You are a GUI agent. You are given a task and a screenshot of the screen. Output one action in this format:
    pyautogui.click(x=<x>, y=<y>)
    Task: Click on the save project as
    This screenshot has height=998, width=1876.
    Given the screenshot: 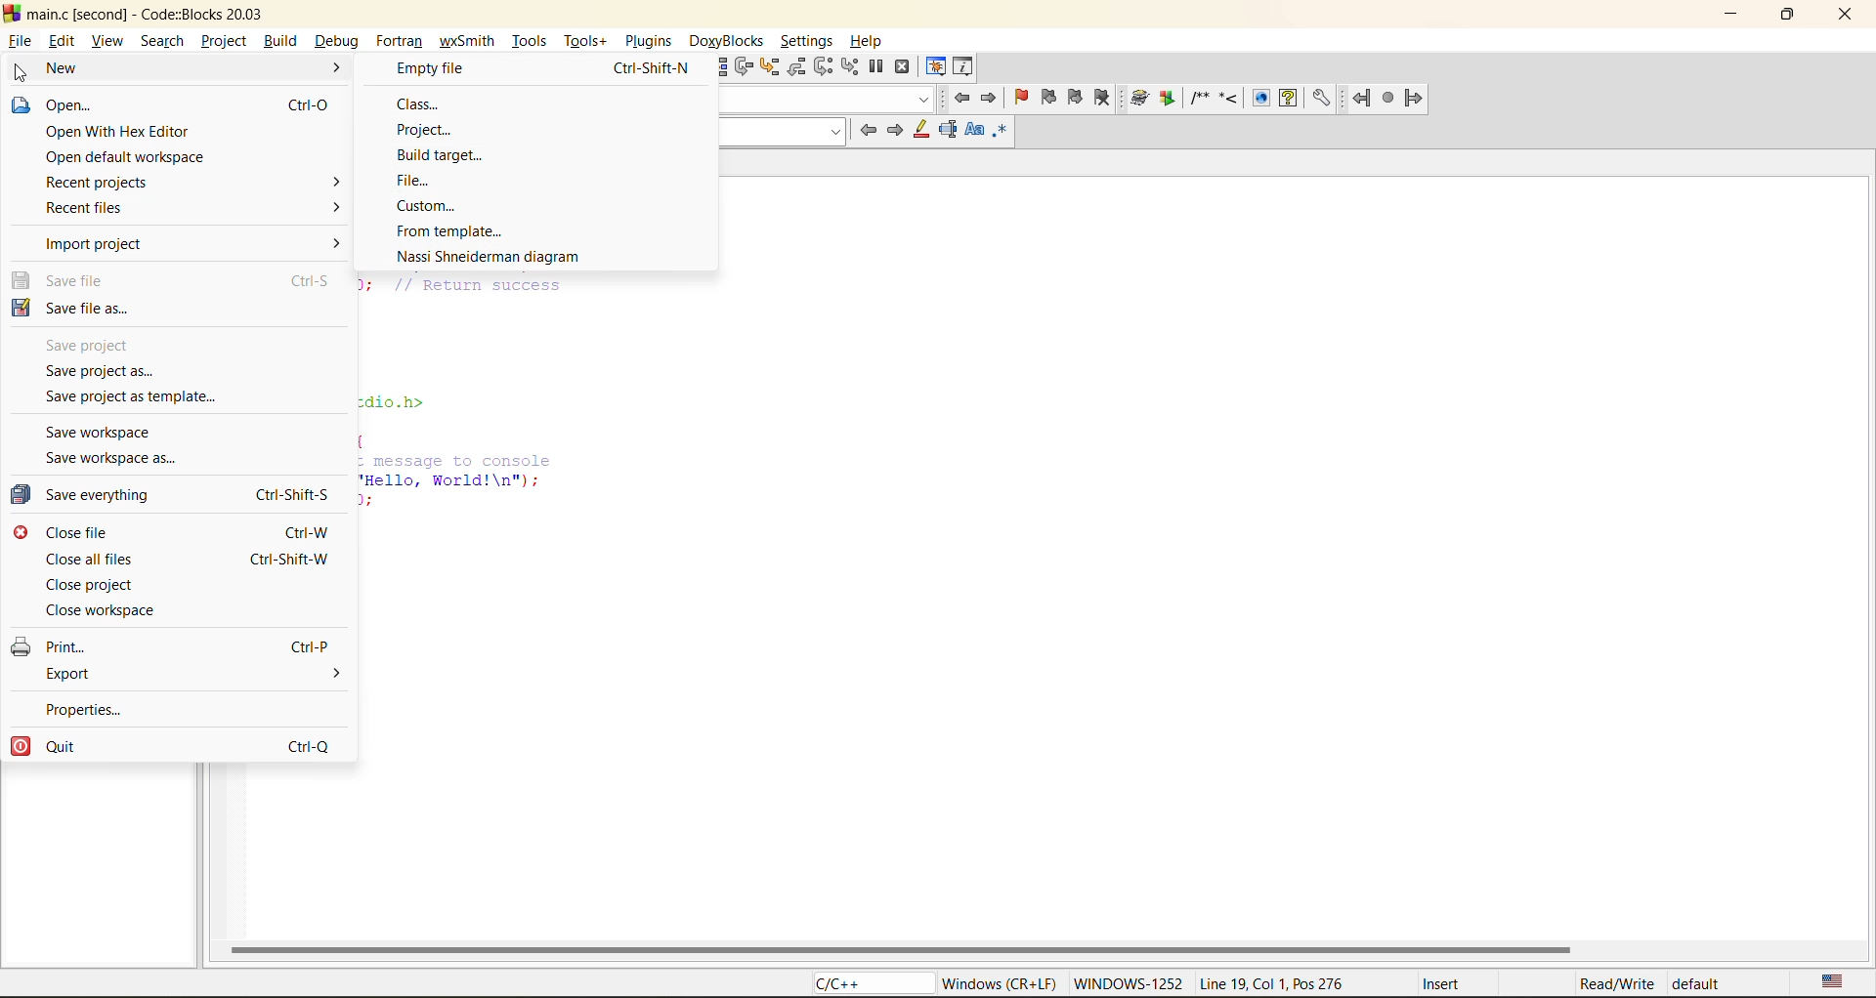 What is the action you would take?
    pyautogui.click(x=97, y=369)
    